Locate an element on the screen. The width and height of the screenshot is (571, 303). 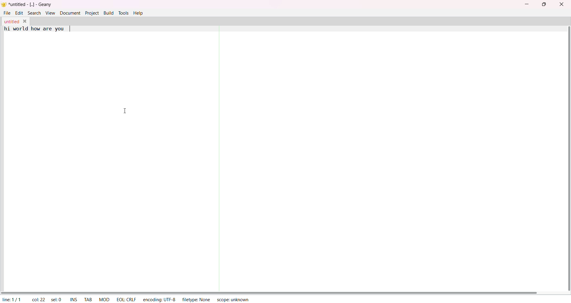
hi world how are you is located at coordinates (33, 29).